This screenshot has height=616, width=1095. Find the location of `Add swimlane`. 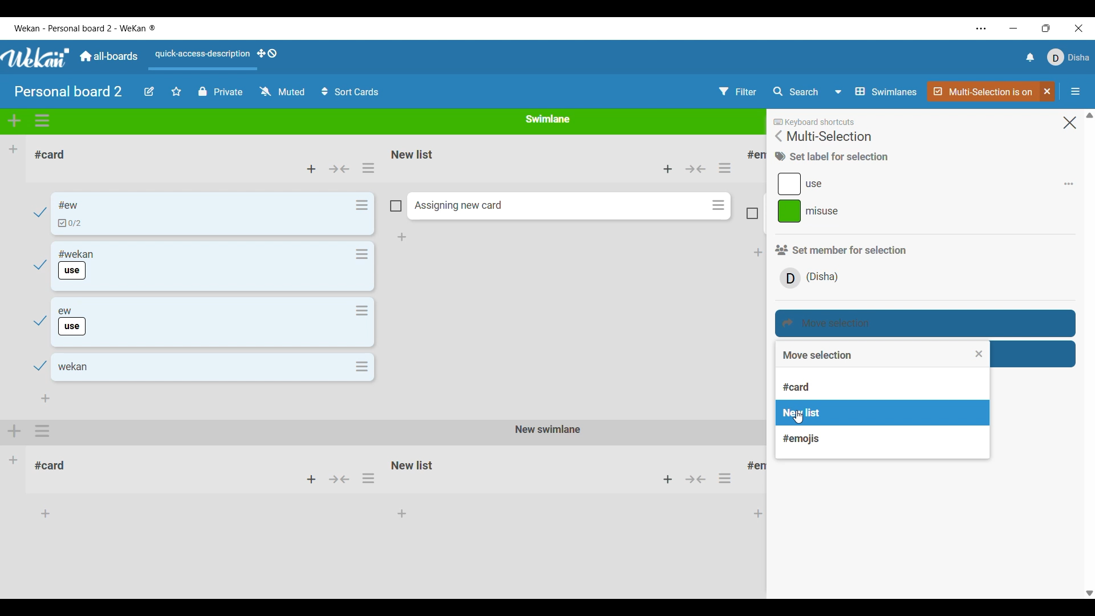

Add swimlane is located at coordinates (14, 121).